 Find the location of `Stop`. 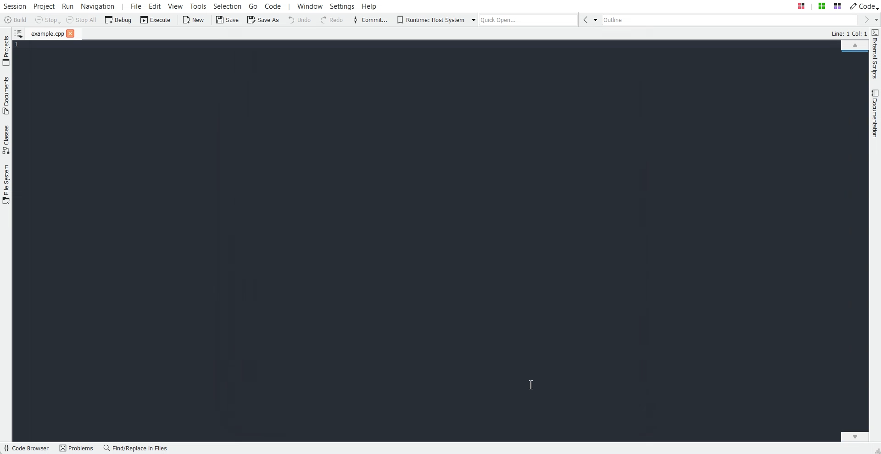

Stop is located at coordinates (48, 20).